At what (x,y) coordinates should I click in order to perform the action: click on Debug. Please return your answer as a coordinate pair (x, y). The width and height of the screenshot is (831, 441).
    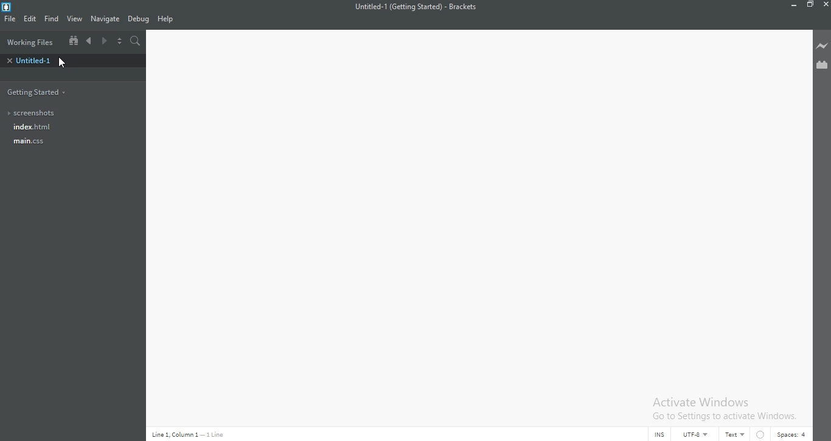
    Looking at the image, I should click on (139, 20).